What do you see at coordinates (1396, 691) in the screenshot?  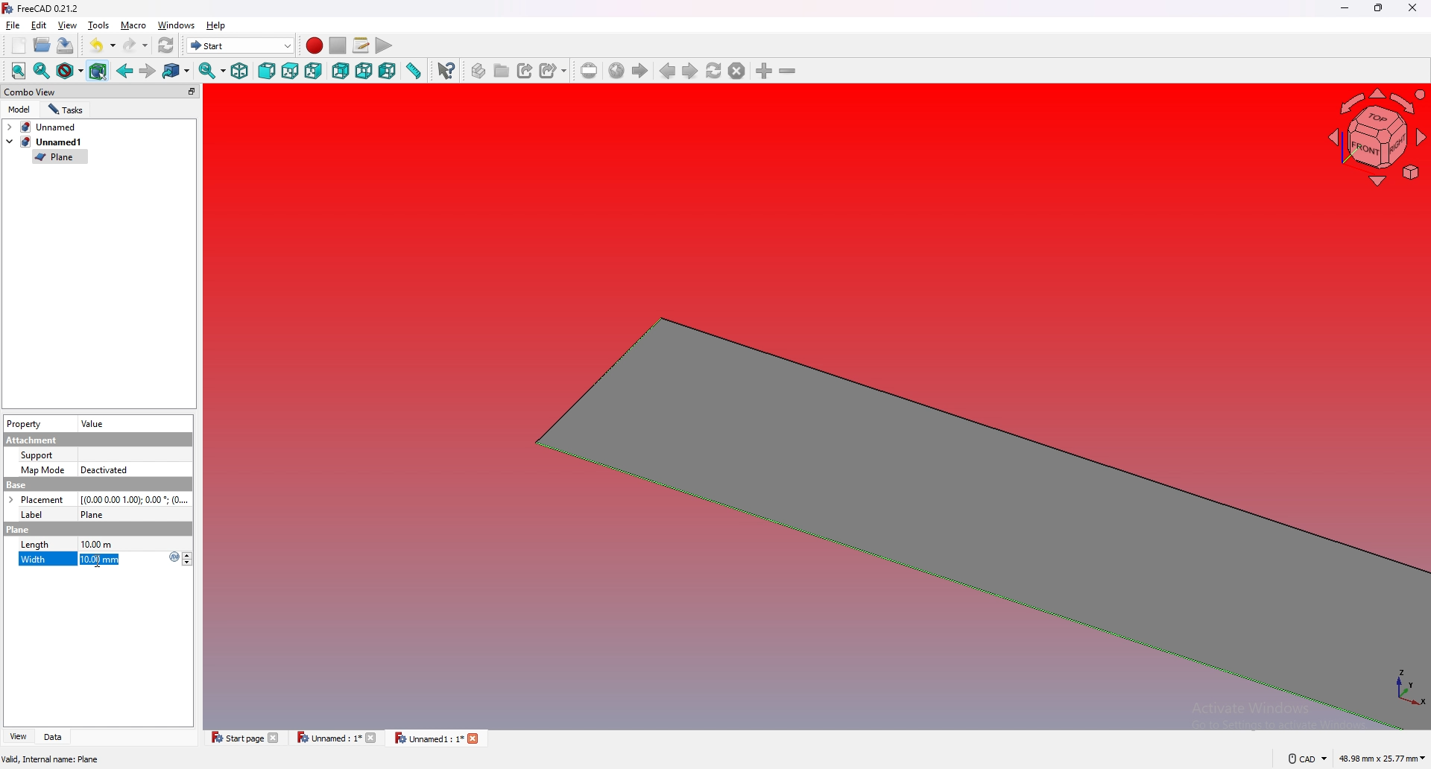 I see `xyz coordinates` at bounding box center [1396, 691].